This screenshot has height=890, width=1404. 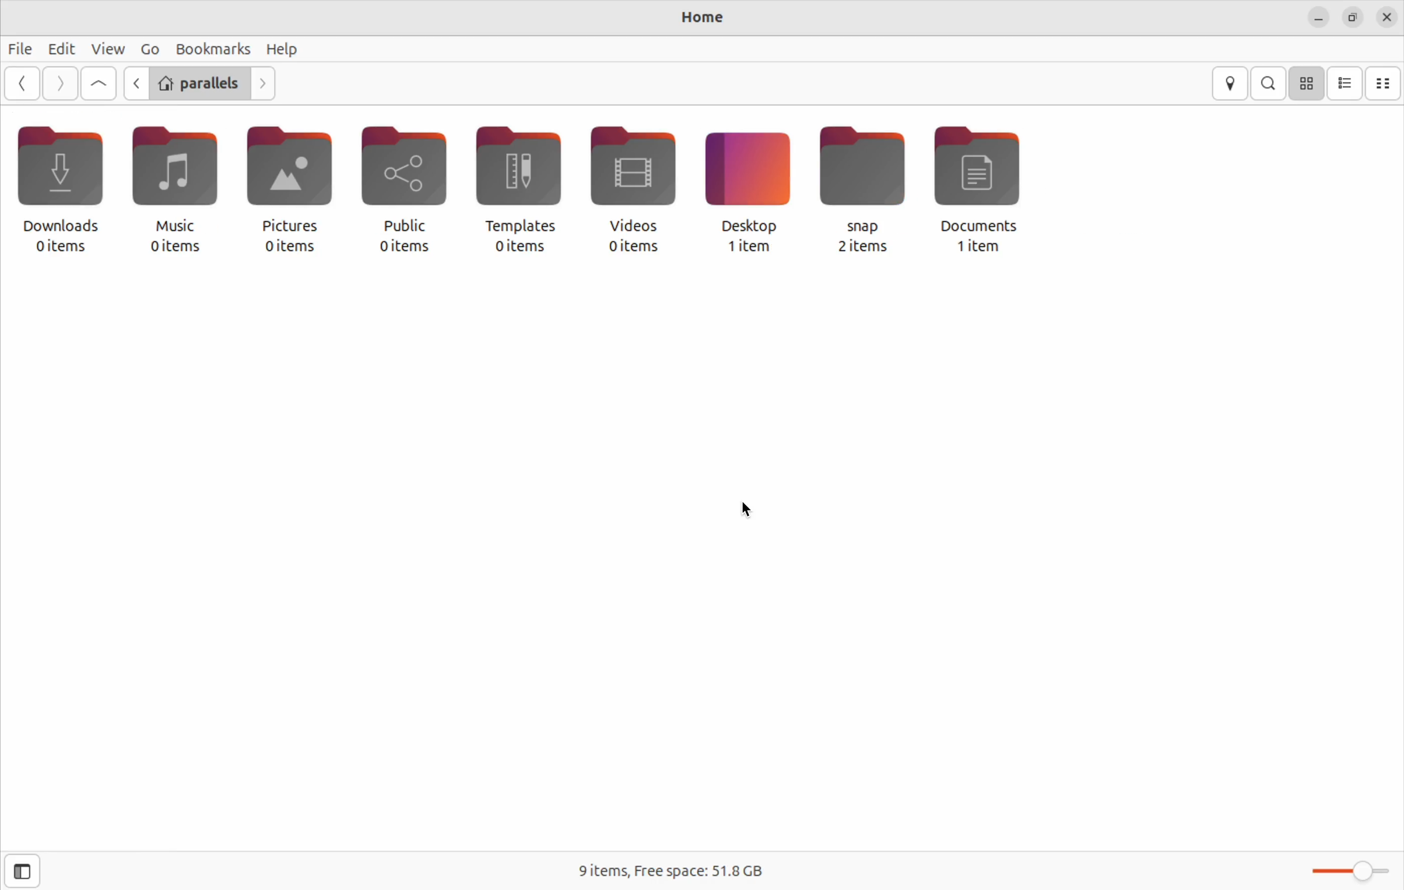 What do you see at coordinates (107, 48) in the screenshot?
I see `view` at bounding box center [107, 48].